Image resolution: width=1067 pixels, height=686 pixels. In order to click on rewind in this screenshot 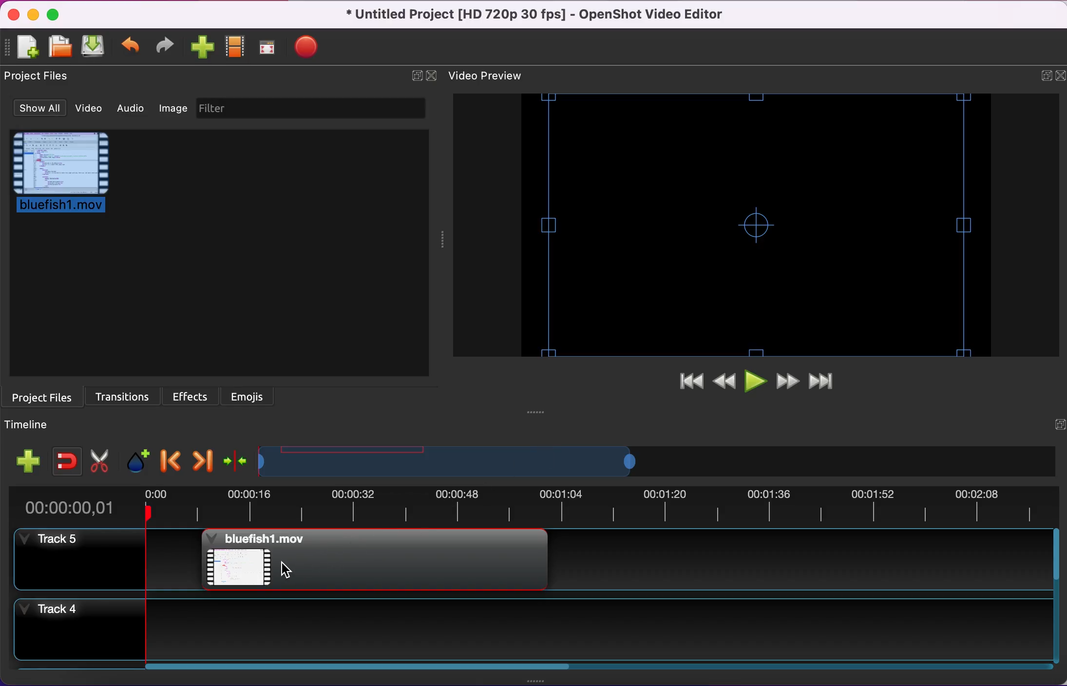, I will do `click(724, 383)`.